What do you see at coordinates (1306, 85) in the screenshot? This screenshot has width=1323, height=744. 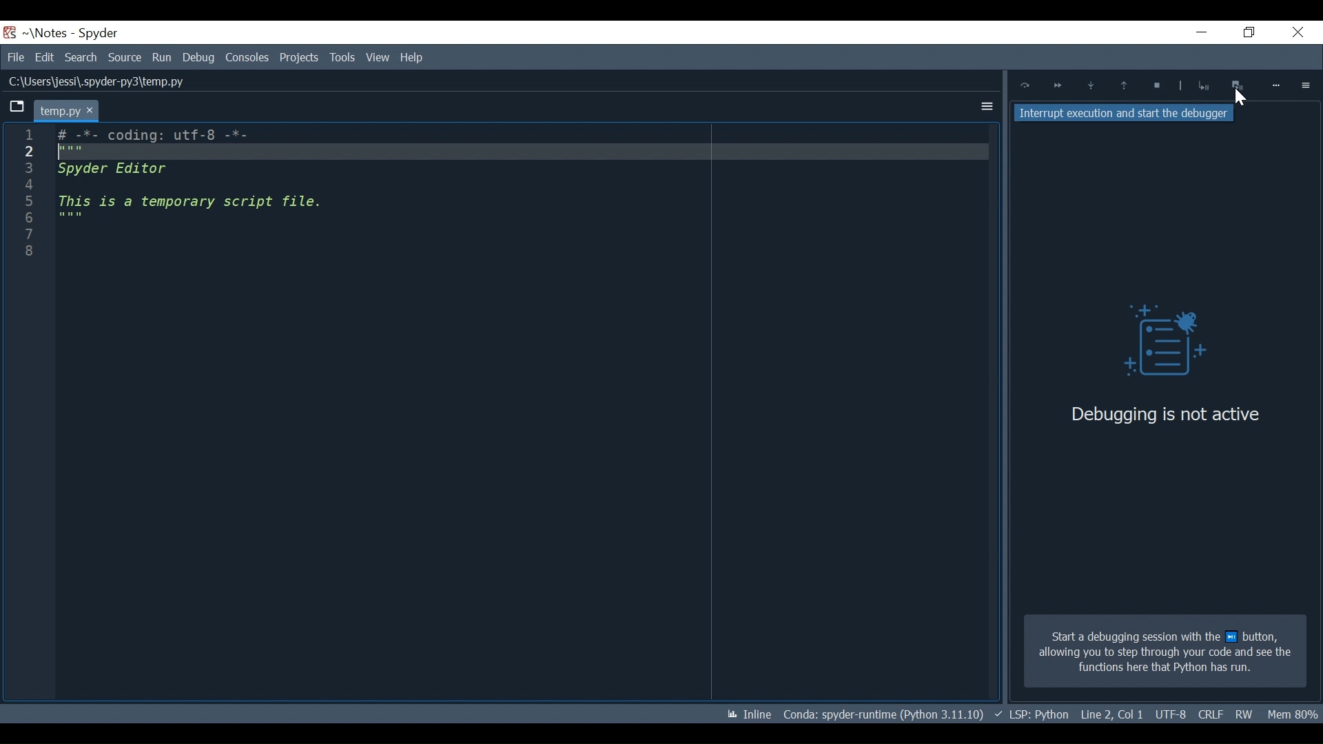 I see `Options` at bounding box center [1306, 85].